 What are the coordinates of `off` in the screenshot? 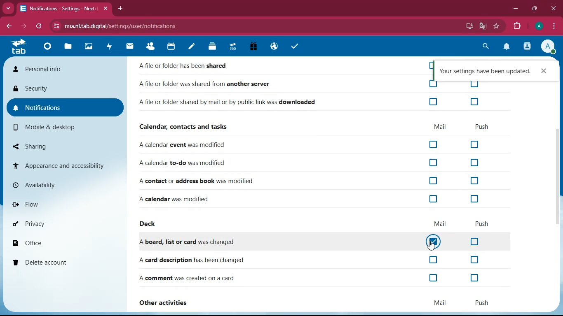 It's located at (474, 161).